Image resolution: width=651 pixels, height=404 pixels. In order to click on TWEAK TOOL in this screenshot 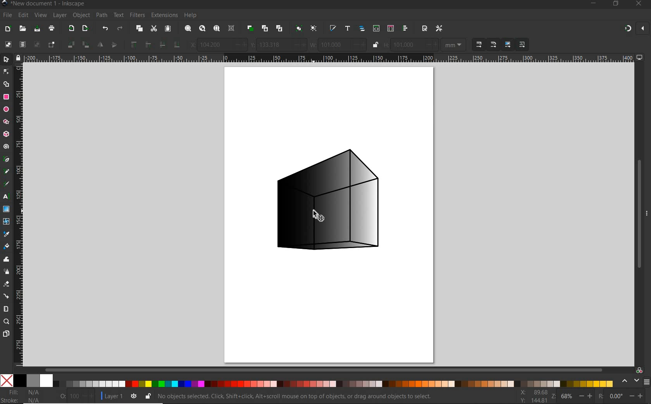, I will do `click(6, 259)`.